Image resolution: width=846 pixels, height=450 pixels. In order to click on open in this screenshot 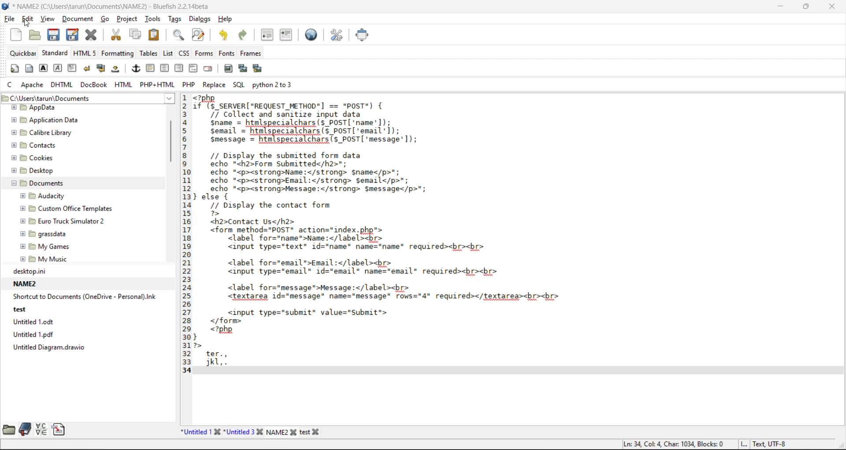, I will do `click(36, 34)`.